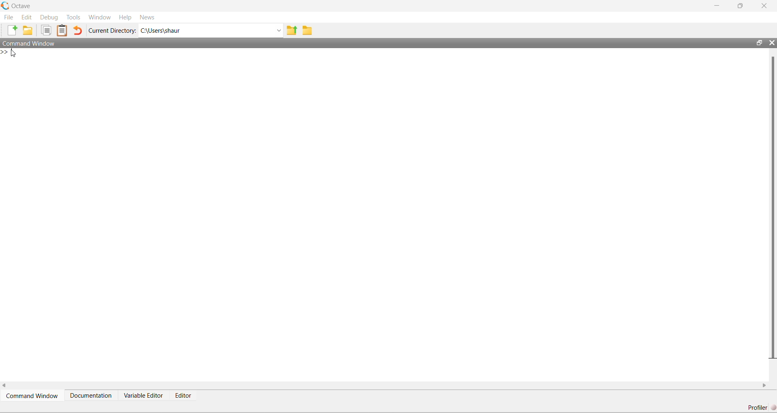 The image size is (777, 413). I want to click on New Folder, so click(28, 30).